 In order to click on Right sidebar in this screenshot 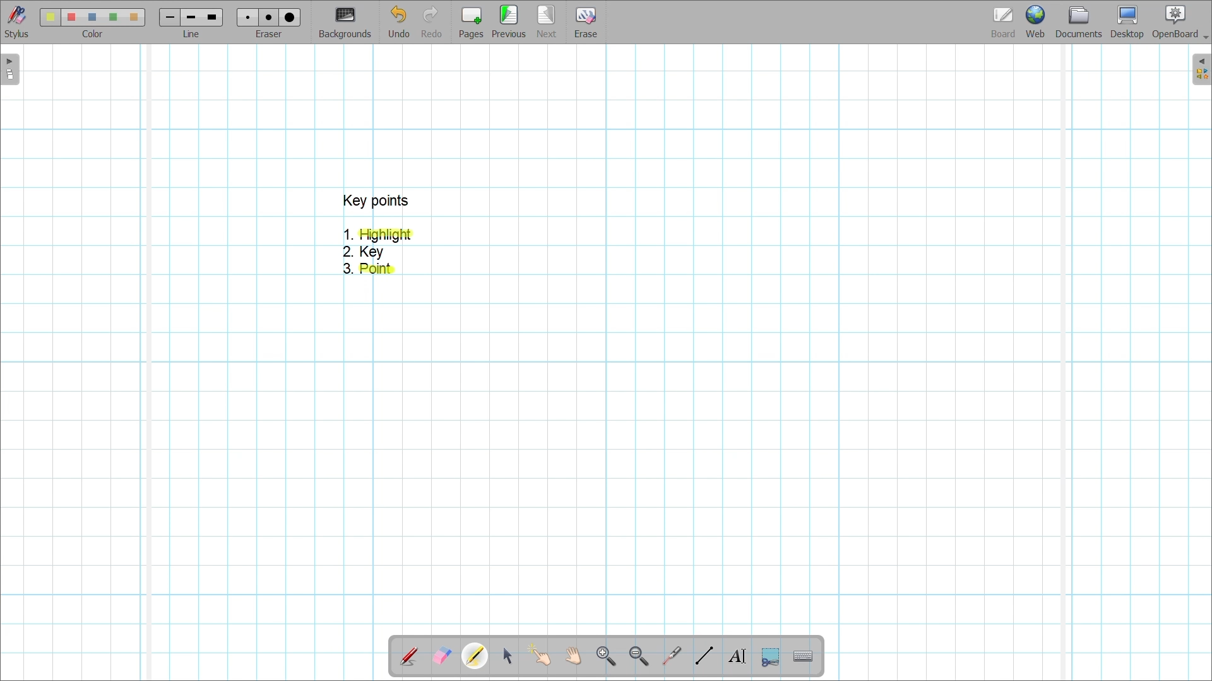, I will do `click(1201, 69)`.